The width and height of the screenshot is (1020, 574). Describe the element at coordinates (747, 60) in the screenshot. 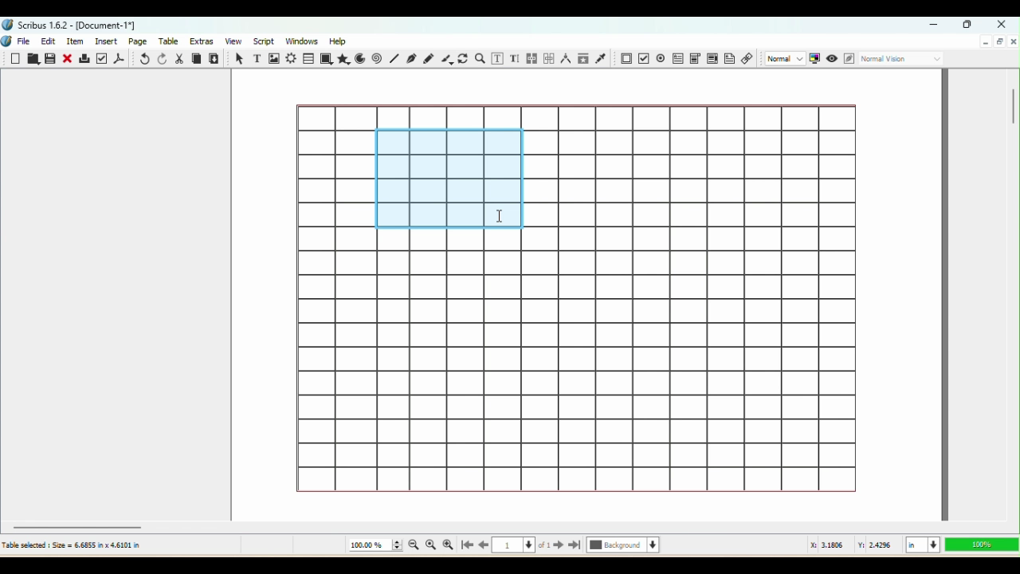

I see `Link annotation` at that location.